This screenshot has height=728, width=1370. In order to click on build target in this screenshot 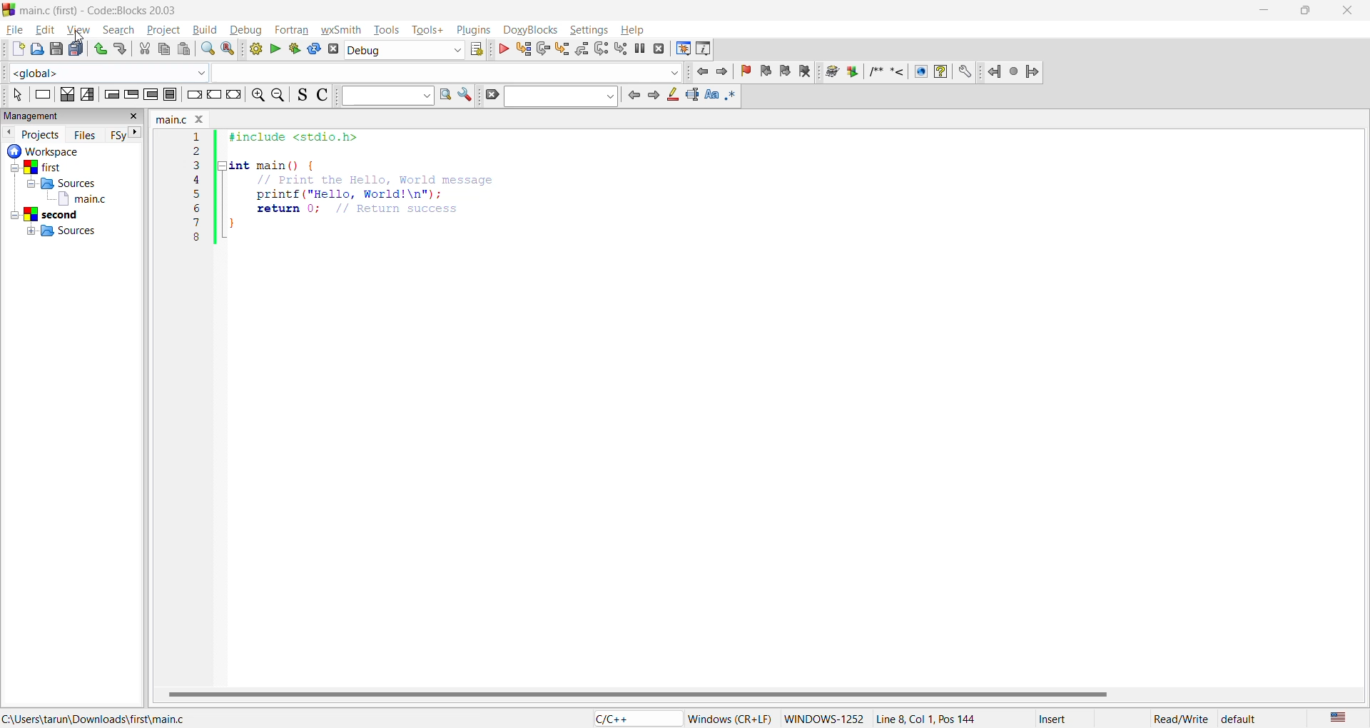, I will do `click(405, 51)`.